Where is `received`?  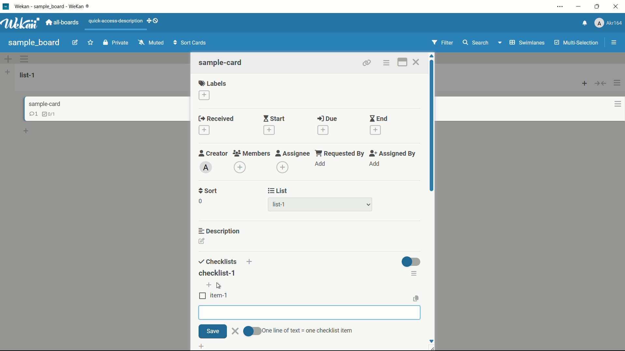
received is located at coordinates (215, 119).